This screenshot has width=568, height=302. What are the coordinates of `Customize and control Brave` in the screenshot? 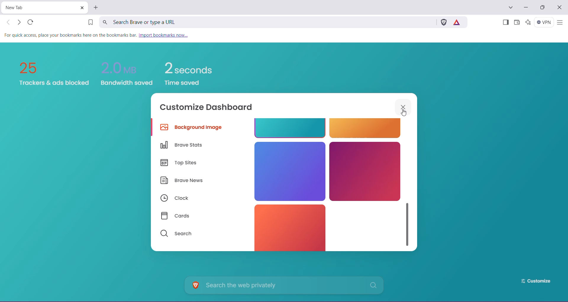 It's located at (560, 23).